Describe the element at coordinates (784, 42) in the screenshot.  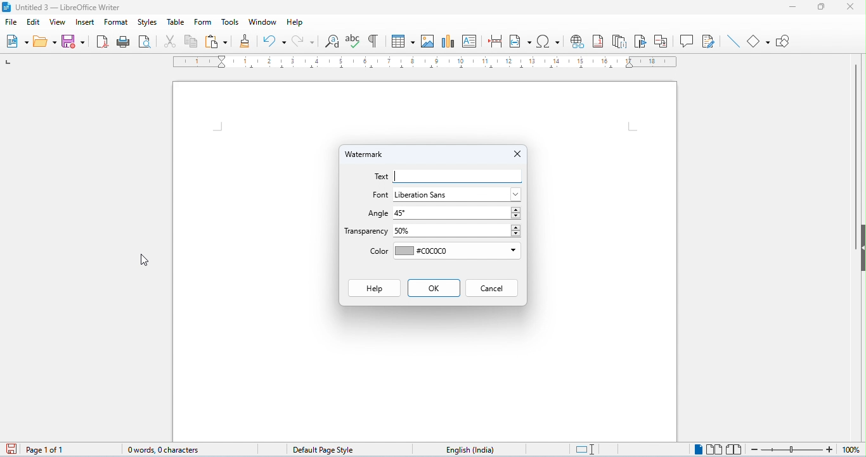
I see `show draw functions` at that location.